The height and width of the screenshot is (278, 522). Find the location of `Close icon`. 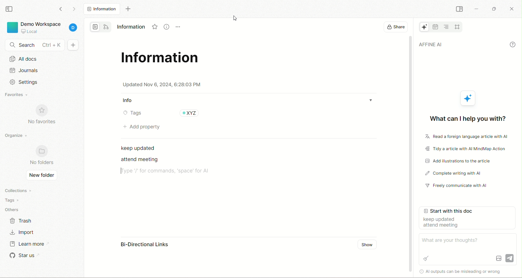

Close icon is located at coordinates (513, 9).